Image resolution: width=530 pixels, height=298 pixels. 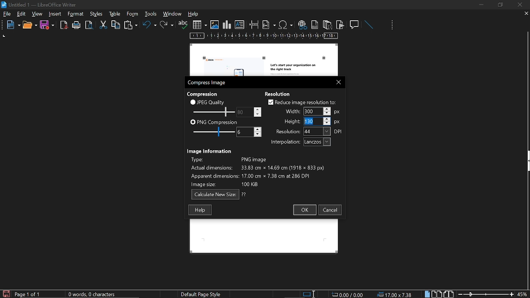 What do you see at coordinates (104, 25) in the screenshot?
I see `cut ` at bounding box center [104, 25].